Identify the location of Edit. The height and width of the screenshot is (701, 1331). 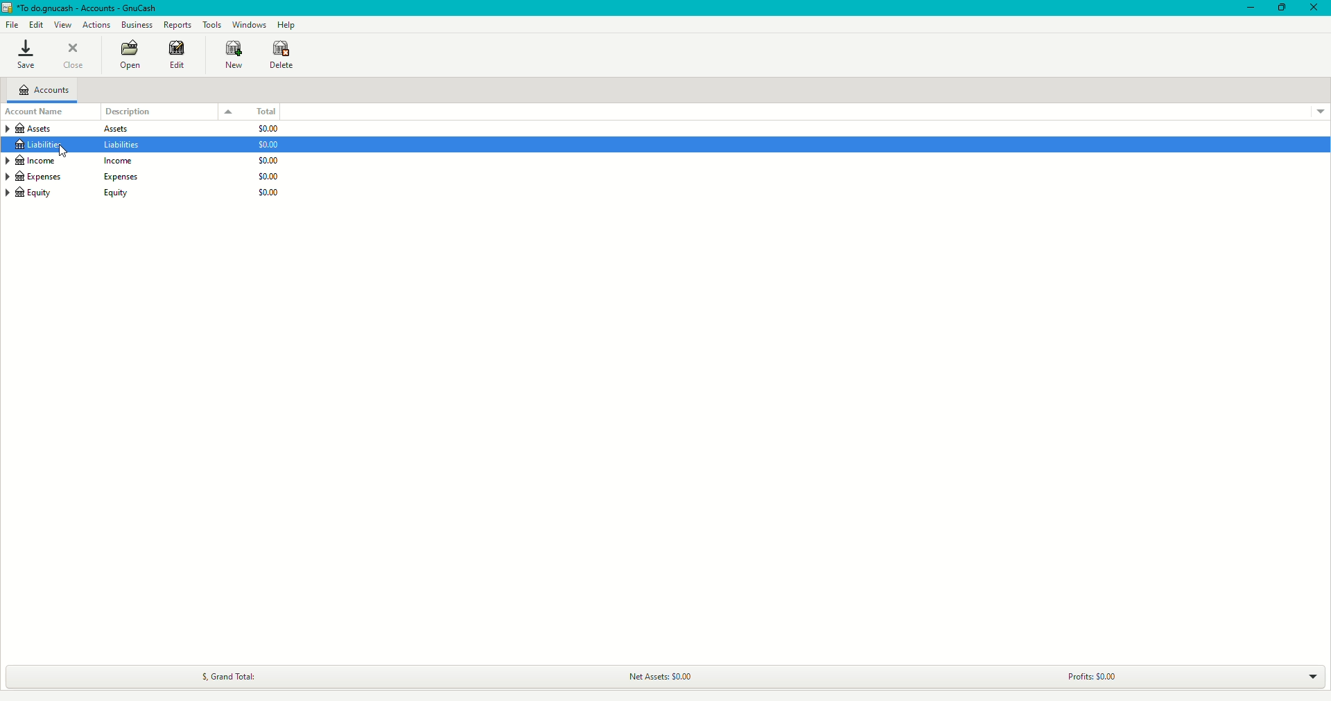
(176, 58).